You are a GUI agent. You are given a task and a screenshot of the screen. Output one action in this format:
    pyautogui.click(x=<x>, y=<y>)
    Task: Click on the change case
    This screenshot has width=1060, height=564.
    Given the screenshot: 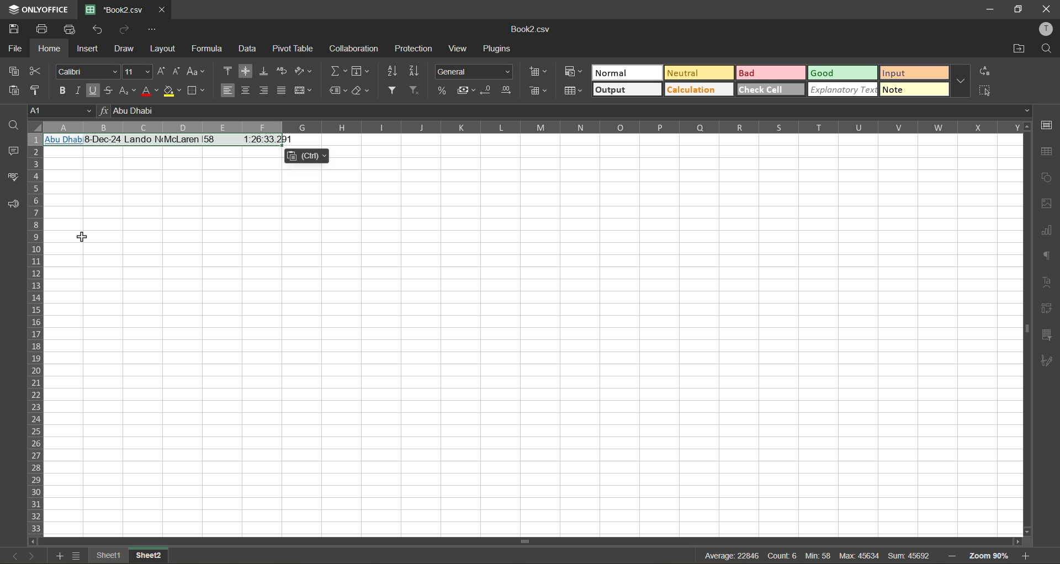 What is the action you would take?
    pyautogui.click(x=198, y=71)
    